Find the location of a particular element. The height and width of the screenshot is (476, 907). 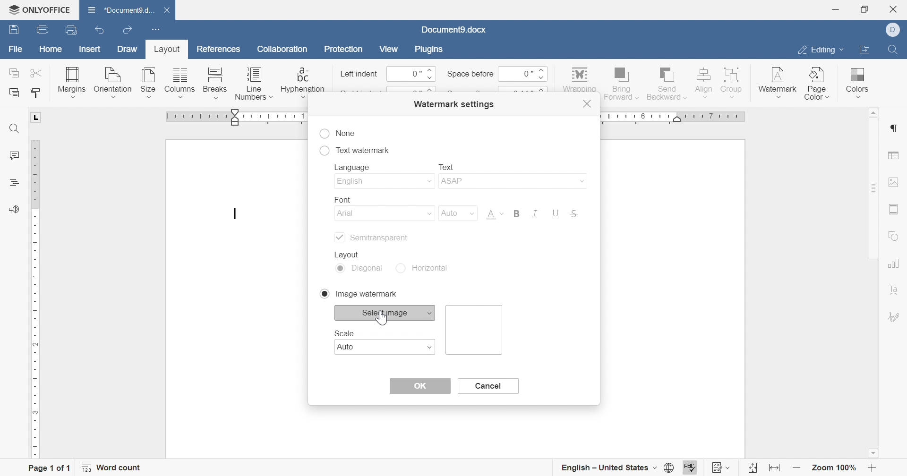

asap is located at coordinates (512, 183).